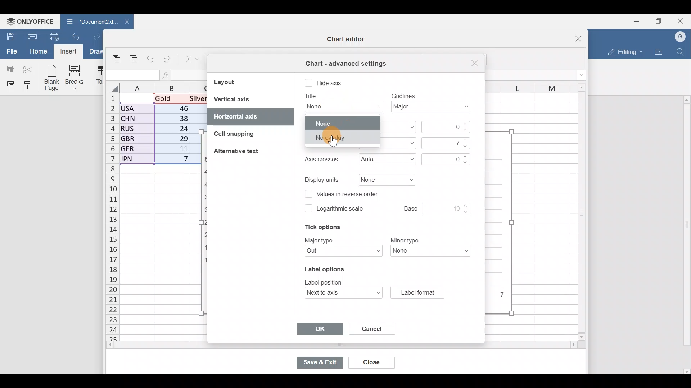  Describe the element at coordinates (78, 77) in the screenshot. I see `Breaks` at that location.